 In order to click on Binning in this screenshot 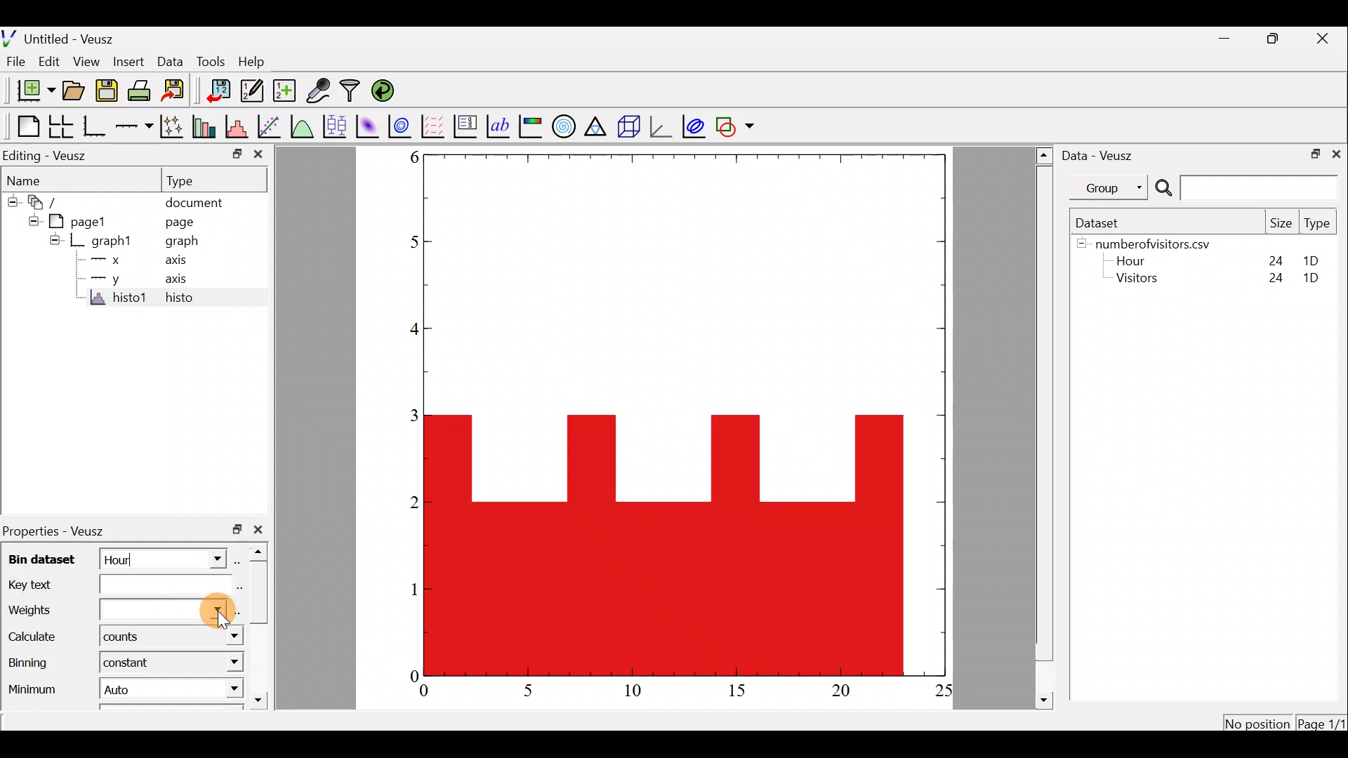, I will do `click(30, 666)`.